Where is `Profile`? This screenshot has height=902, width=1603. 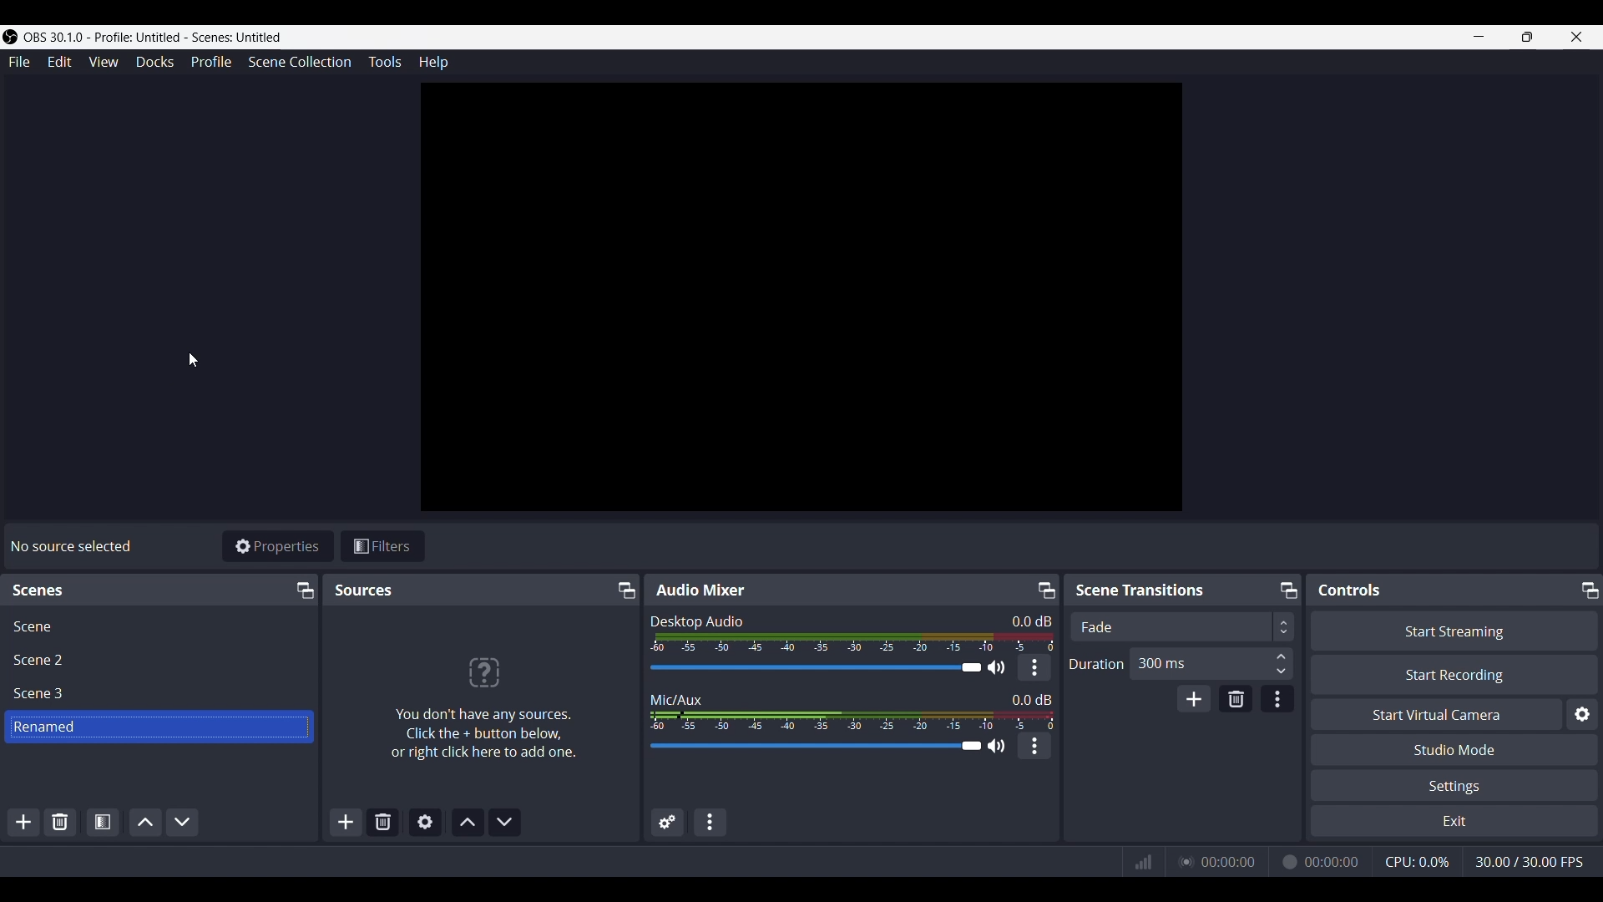 Profile is located at coordinates (213, 61).